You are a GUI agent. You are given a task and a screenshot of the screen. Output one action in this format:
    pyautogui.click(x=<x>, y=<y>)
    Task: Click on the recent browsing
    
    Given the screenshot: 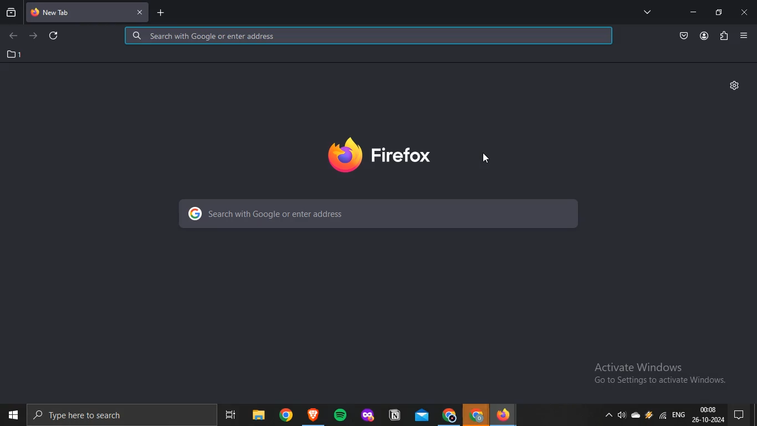 What is the action you would take?
    pyautogui.click(x=11, y=14)
    